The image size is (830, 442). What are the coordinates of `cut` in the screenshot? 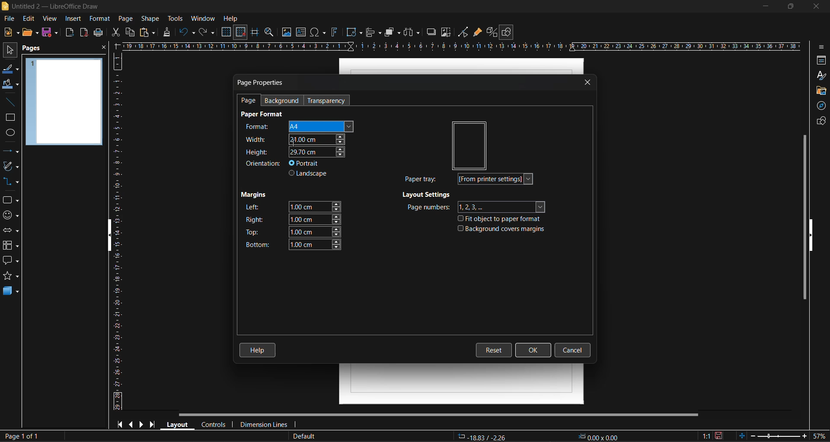 It's located at (114, 32).